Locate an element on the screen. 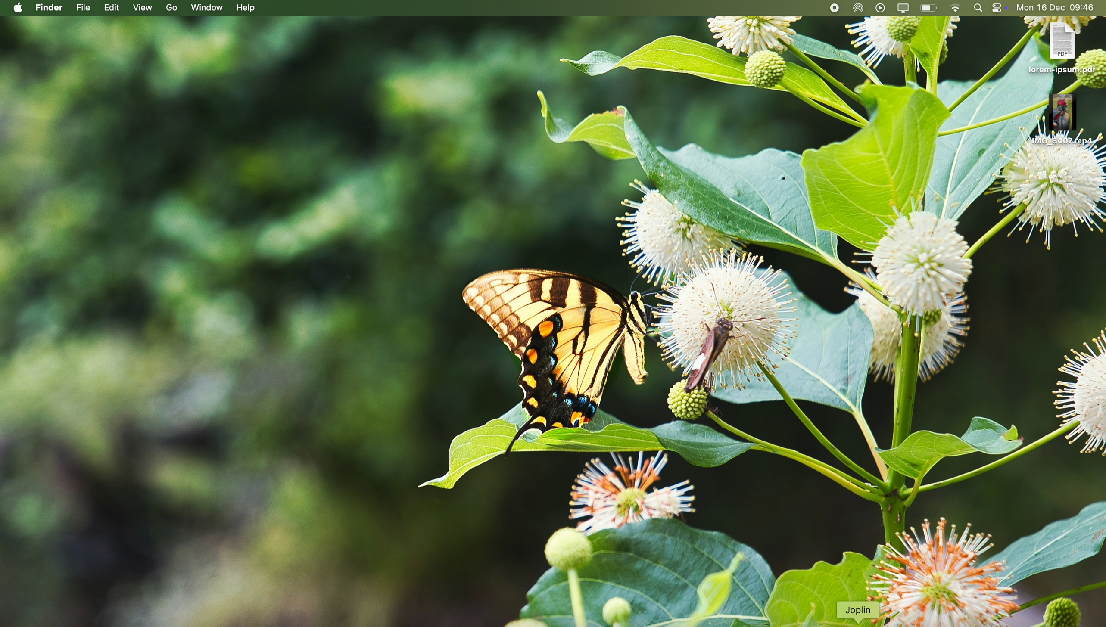 Image resolution: width=1106 pixels, height=627 pixels. help is located at coordinates (245, 8).